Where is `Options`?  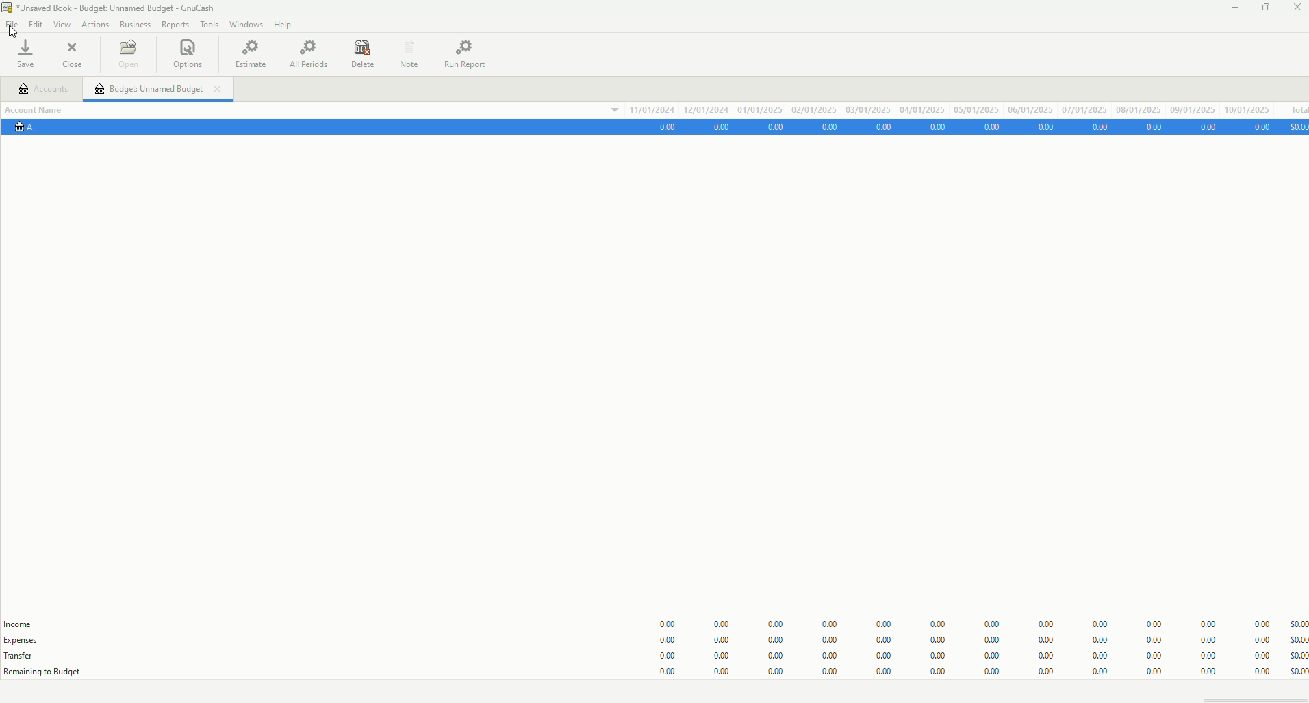
Options is located at coordinates (193, 55).